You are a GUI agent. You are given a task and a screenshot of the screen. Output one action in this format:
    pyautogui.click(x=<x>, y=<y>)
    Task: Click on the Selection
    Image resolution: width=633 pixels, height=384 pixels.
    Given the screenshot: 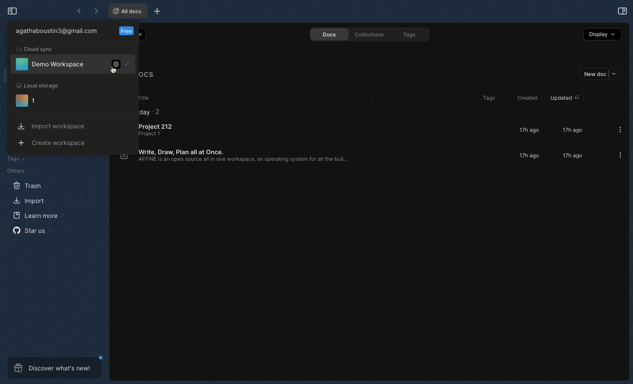 What is the action you would take?
    pyautogui.click(x=130, y=64)
    